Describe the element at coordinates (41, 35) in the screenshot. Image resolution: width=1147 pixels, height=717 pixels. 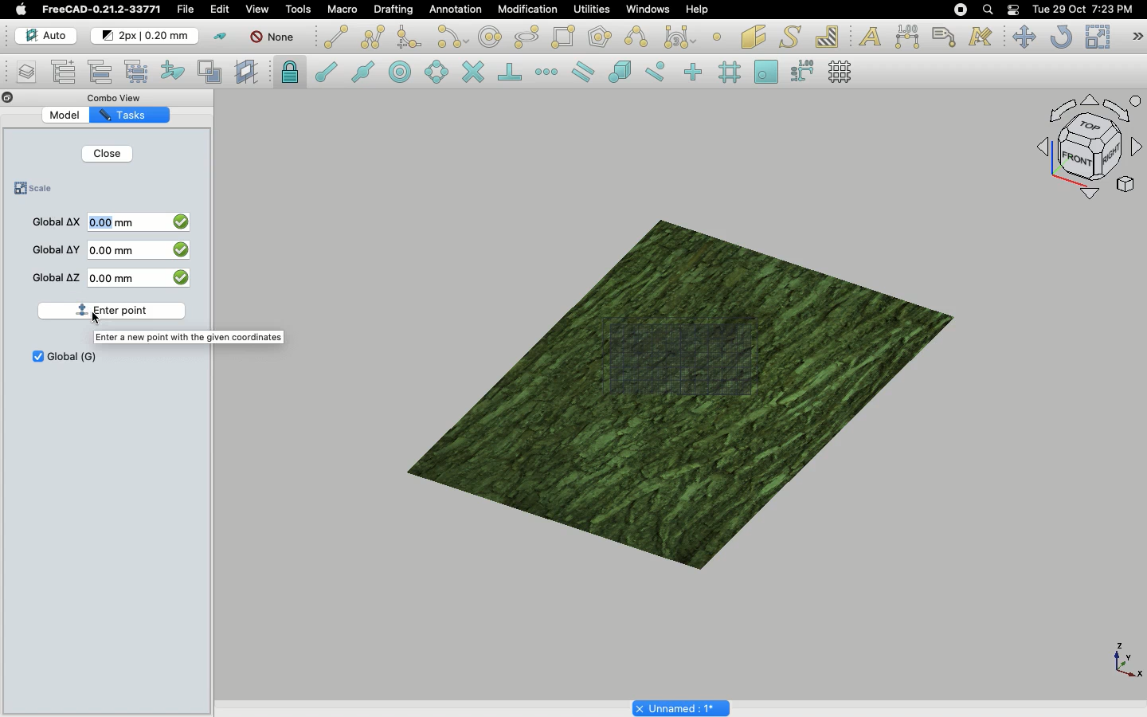
I see `Auto` at that location.